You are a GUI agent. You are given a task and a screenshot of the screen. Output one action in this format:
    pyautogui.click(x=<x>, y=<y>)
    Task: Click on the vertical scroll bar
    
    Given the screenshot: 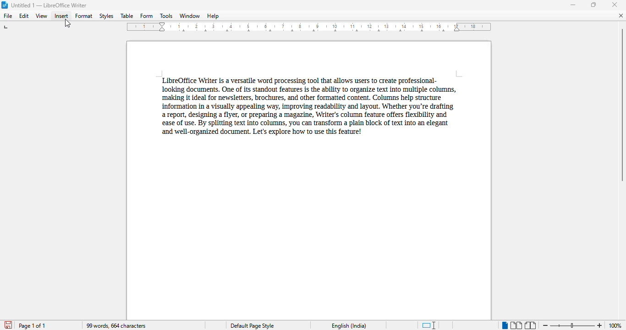 What is the action you would take?
    pyautogui.click(x=622, y=104)
    